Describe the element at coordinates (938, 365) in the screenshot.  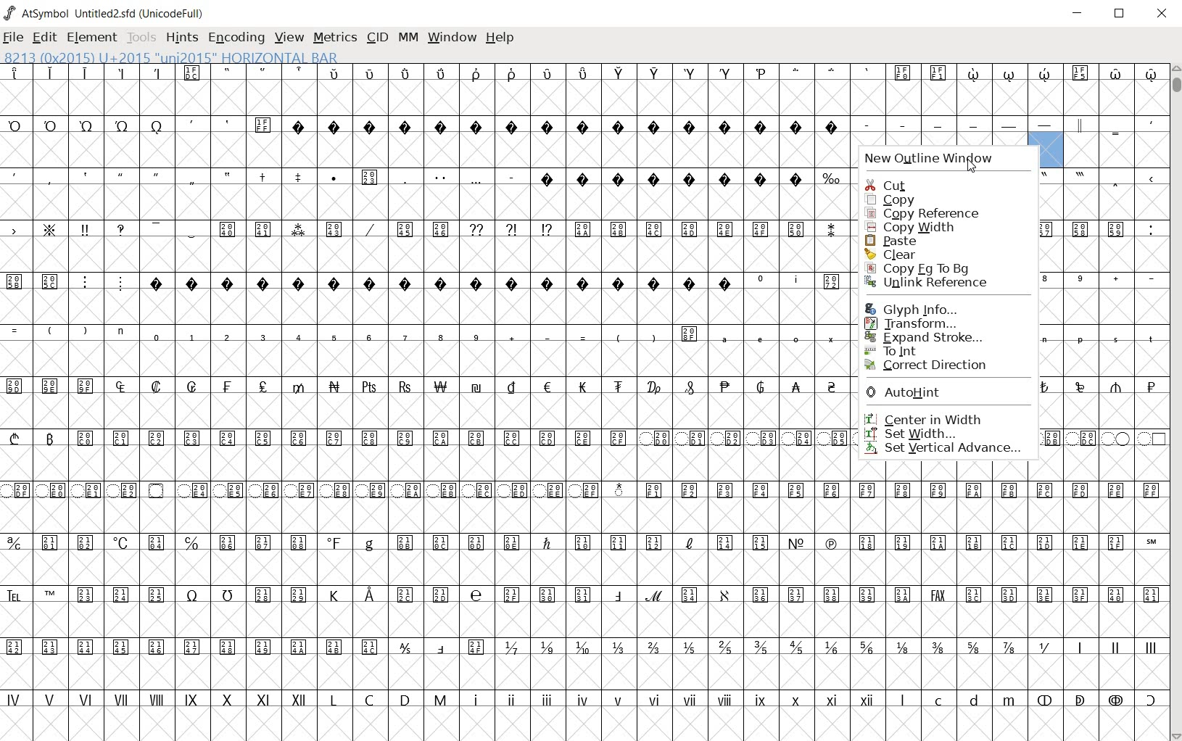
I see `correct direction` at that location.